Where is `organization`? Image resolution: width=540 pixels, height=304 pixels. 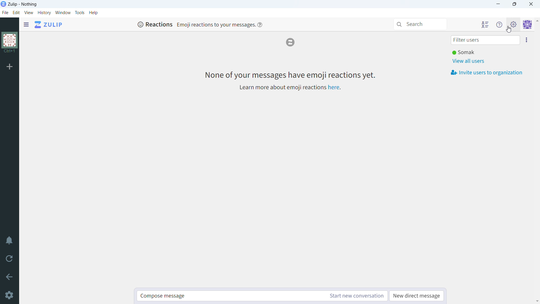 organization is located at coordinates (9, 43).